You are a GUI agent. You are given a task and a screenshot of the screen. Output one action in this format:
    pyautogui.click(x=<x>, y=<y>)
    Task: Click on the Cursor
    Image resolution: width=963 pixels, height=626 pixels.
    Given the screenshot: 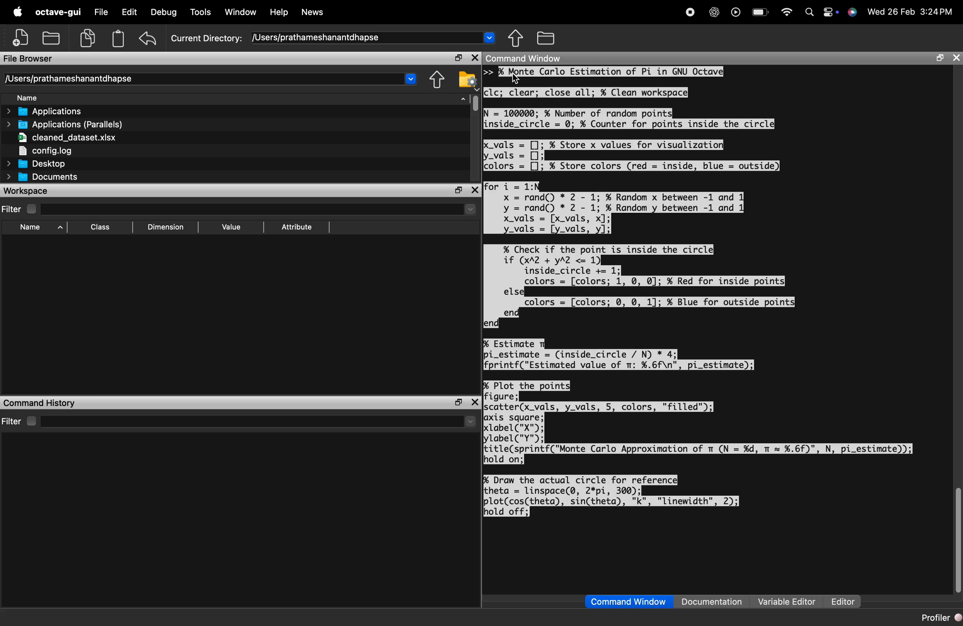 What is the action you would take?
    pyautogui.click(x=518, y=79)
    